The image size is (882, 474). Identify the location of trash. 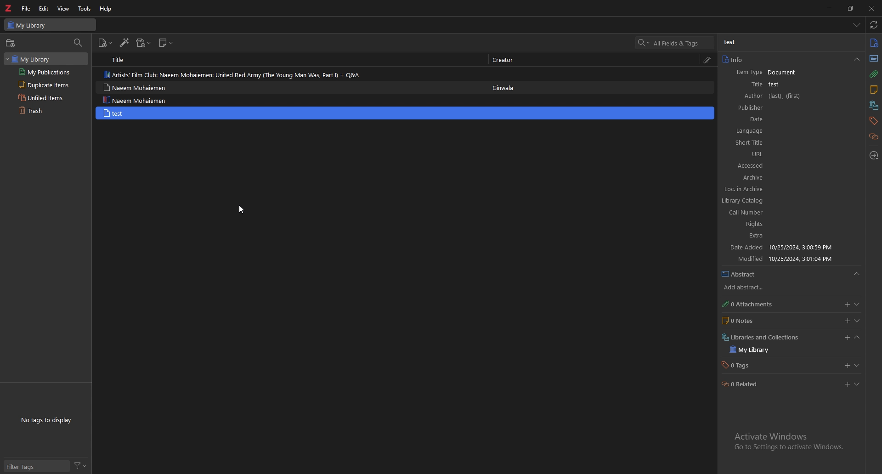
(43, 111).